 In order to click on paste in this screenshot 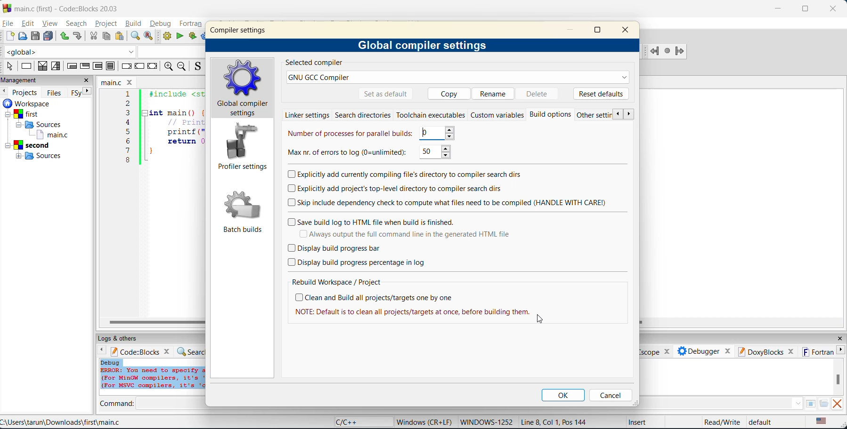, I will do `click(121, 37)`.